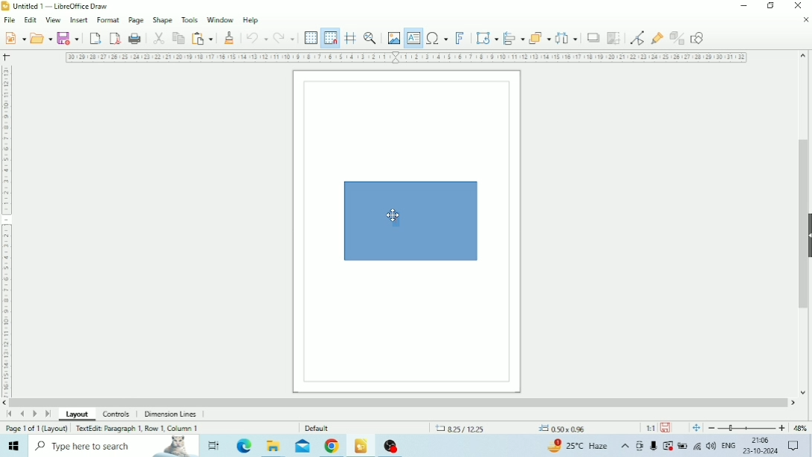  Describe the element at coordinates (251, 21) in the screenshot. I see `Help` at that location.